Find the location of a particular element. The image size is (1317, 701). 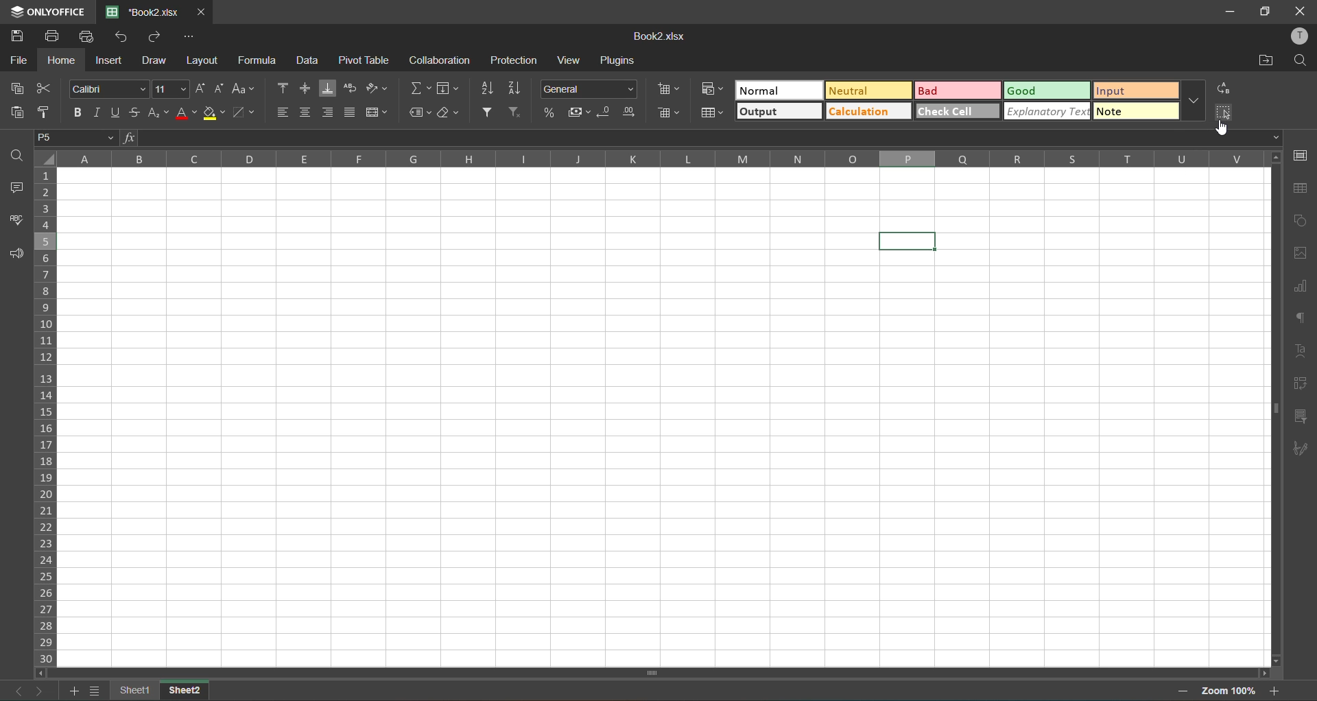

good is located at coordinates (1045, 90).